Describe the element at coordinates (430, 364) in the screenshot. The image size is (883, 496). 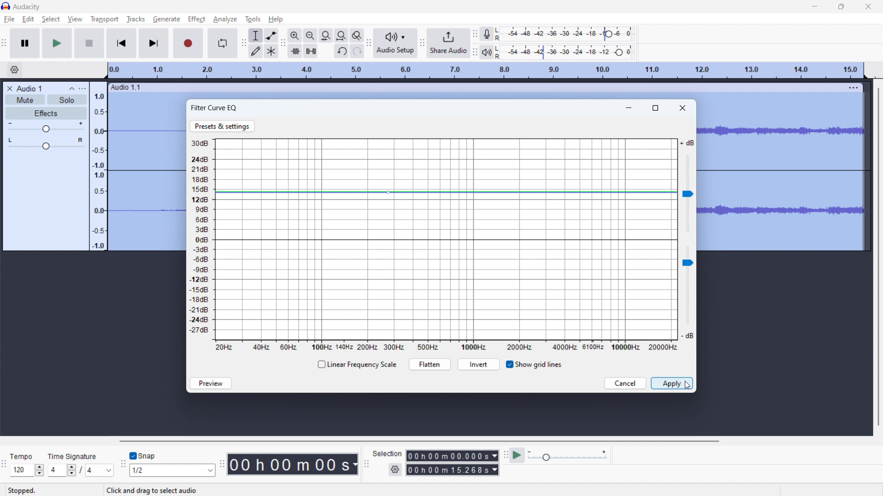
I see `flatten` at that location.